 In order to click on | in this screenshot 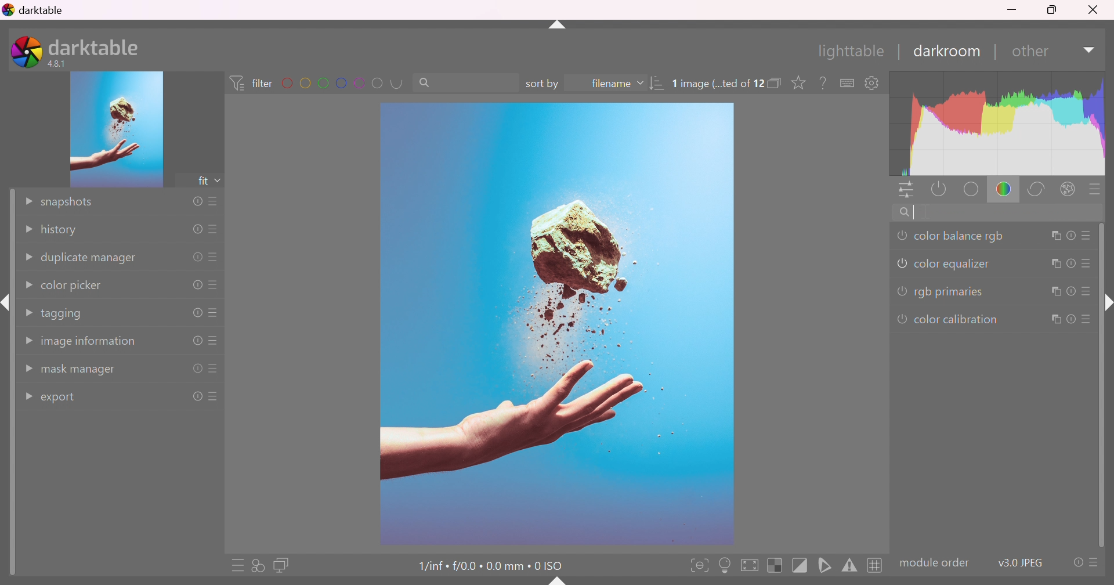, I will do `click(997, 52)`.